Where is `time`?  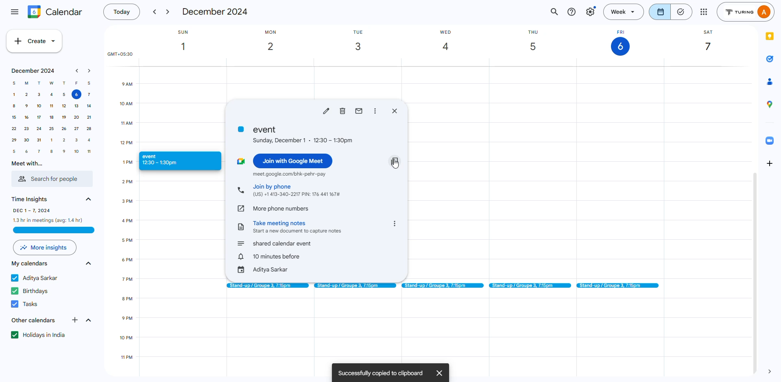
time is located at coordinates (48, 215).